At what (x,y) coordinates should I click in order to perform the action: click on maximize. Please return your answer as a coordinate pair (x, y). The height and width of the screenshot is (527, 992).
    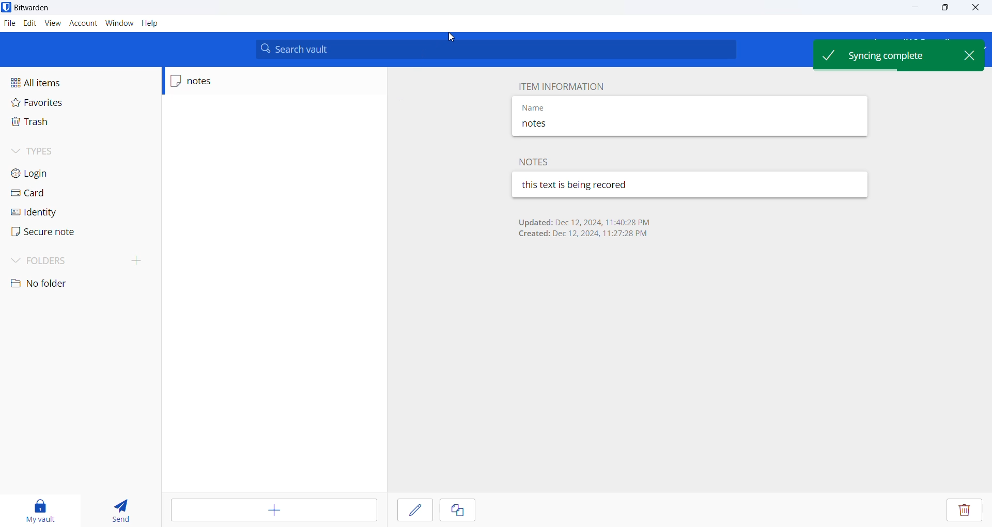
    Looking at the image, I should click on (941, 8).